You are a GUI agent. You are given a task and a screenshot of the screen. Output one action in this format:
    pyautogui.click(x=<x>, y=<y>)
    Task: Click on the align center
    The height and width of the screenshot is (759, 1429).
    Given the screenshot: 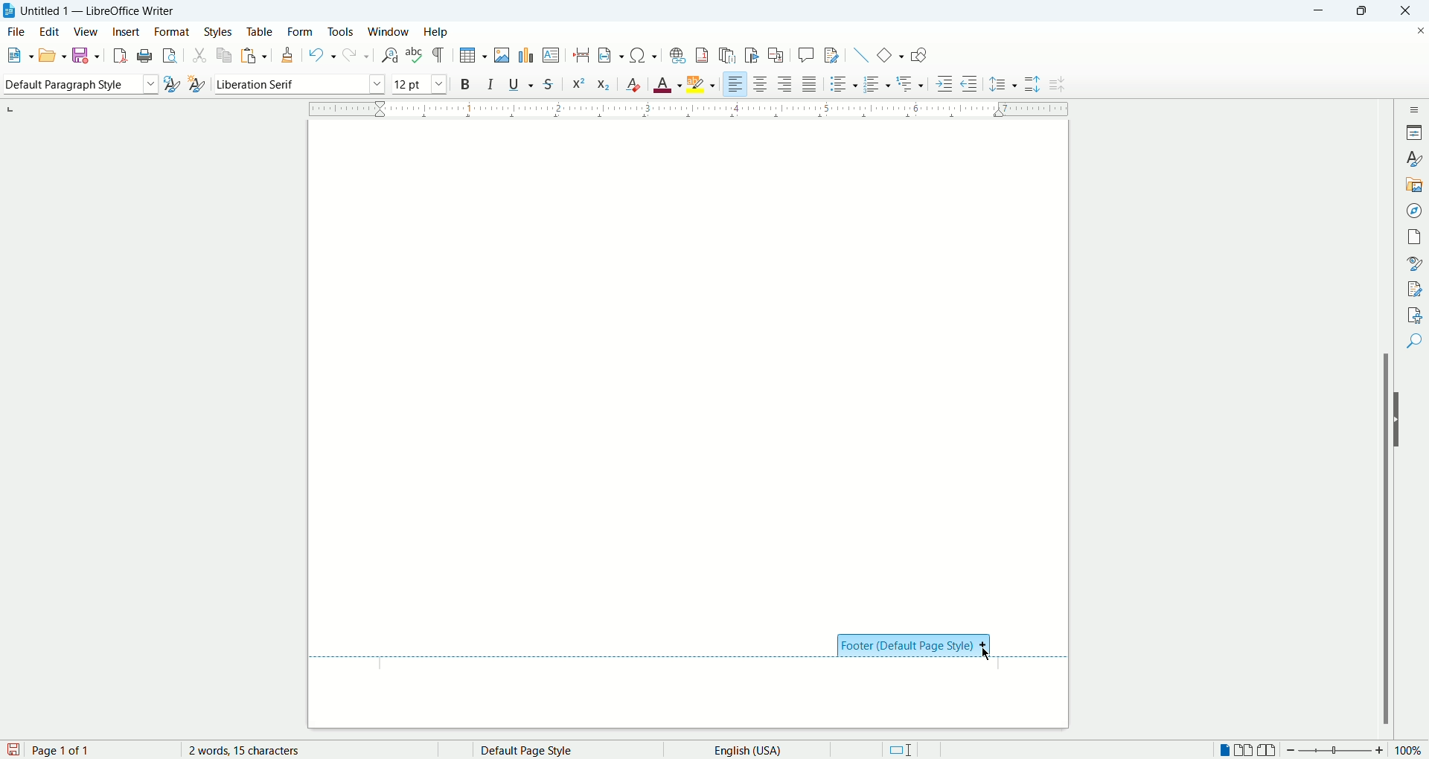 What is the action you would take?
    pyautogui.click(x=764, y=85)
    